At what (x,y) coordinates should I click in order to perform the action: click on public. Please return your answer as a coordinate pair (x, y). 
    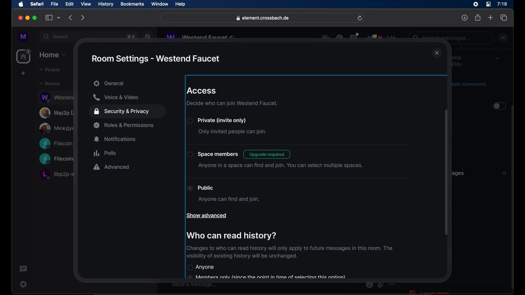
    Looking at the image, I should click on (223, 193).